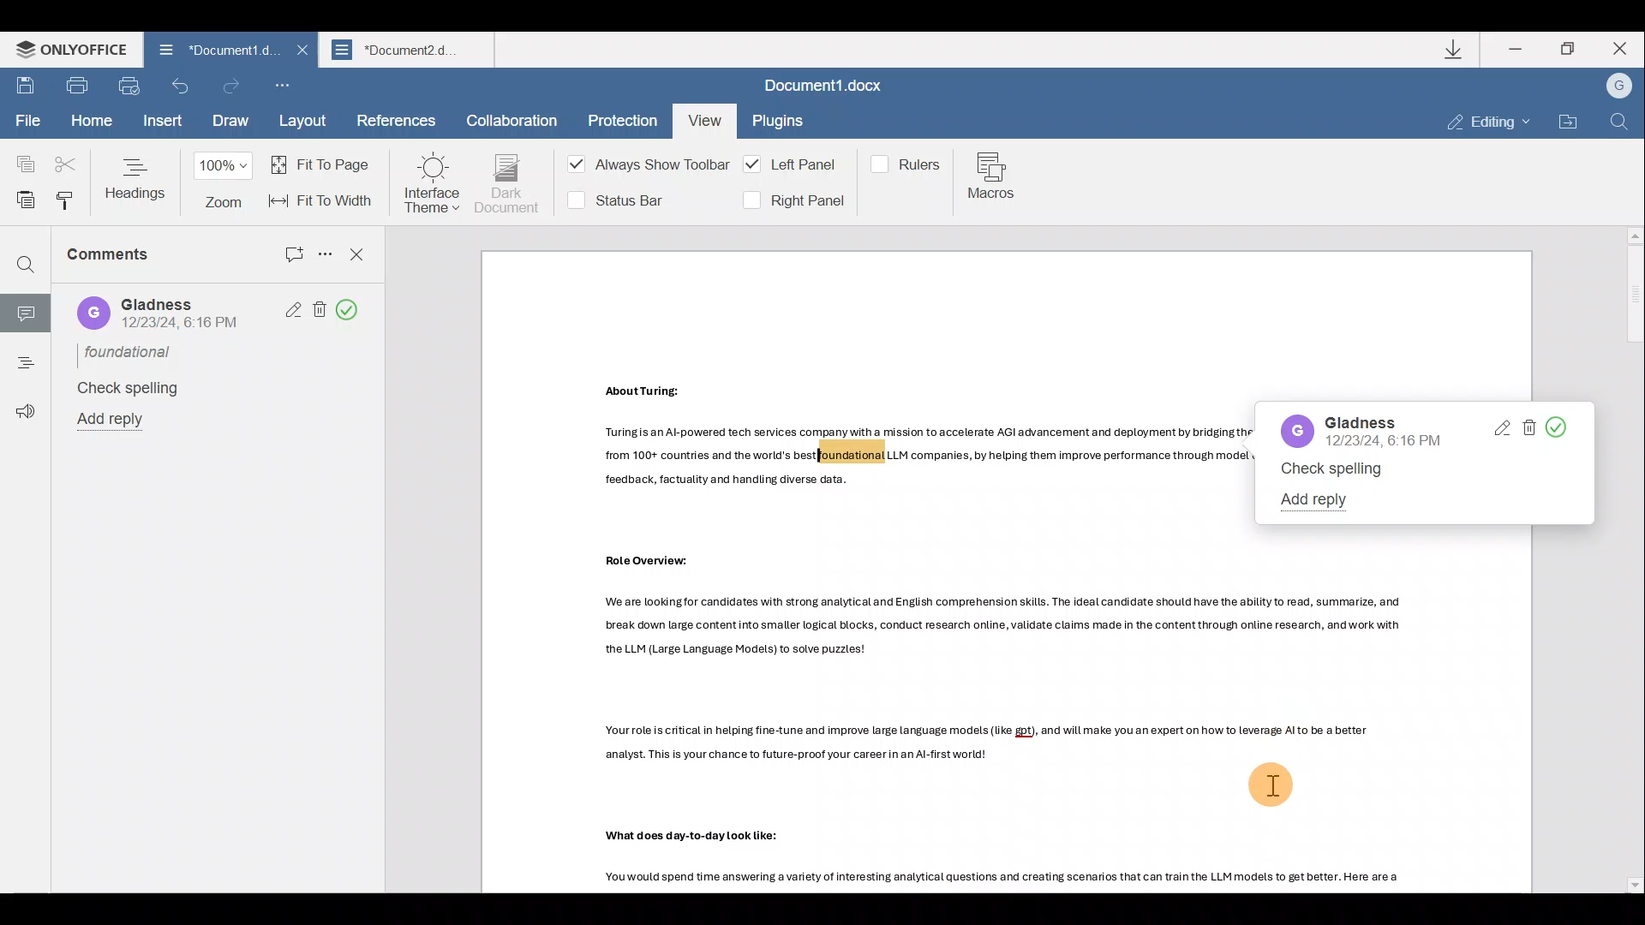  I want to click on Macros, so click(996, 179).